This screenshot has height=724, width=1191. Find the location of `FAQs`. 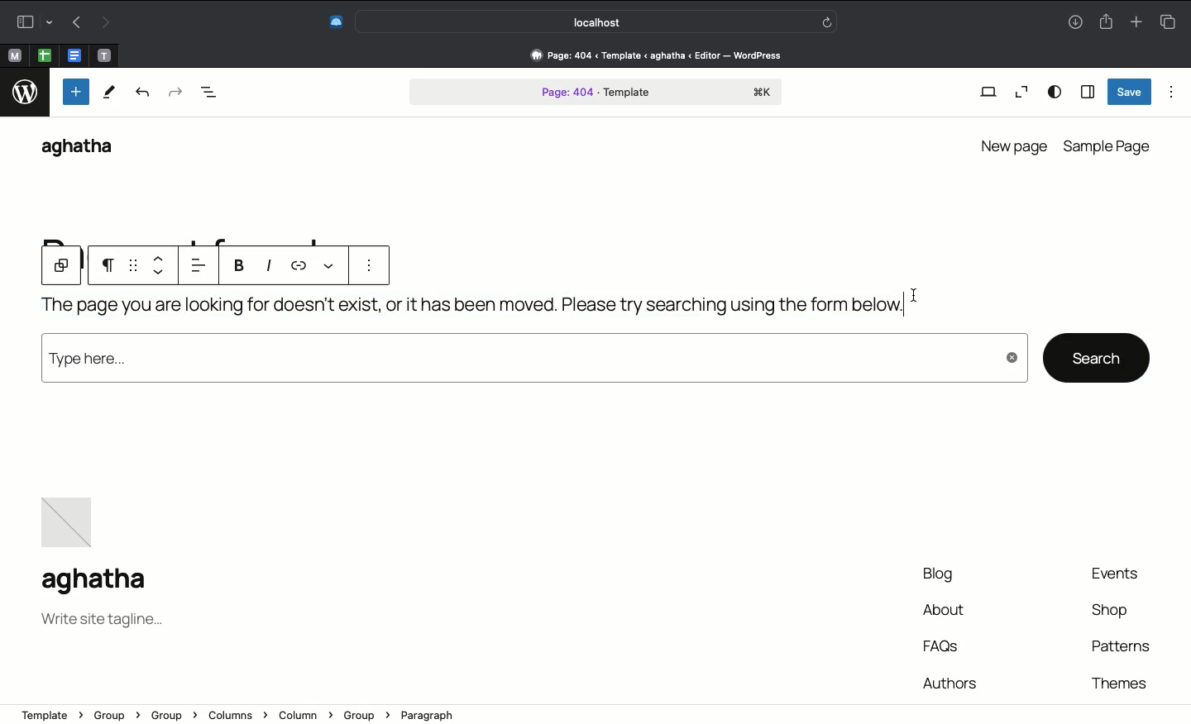

FAQs is located at coordinates (945, 645).